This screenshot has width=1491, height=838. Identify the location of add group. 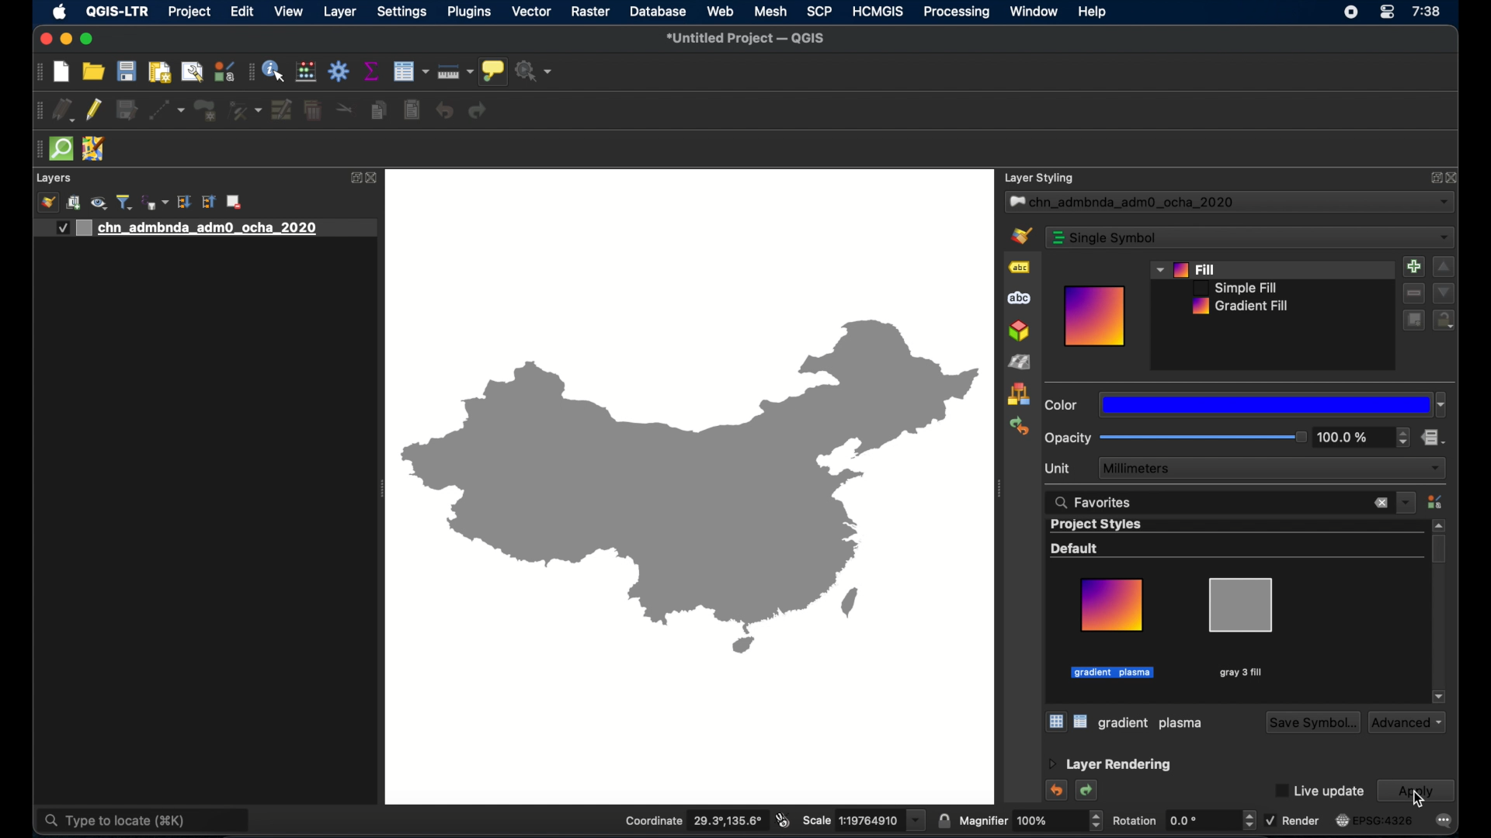
(74, 203).